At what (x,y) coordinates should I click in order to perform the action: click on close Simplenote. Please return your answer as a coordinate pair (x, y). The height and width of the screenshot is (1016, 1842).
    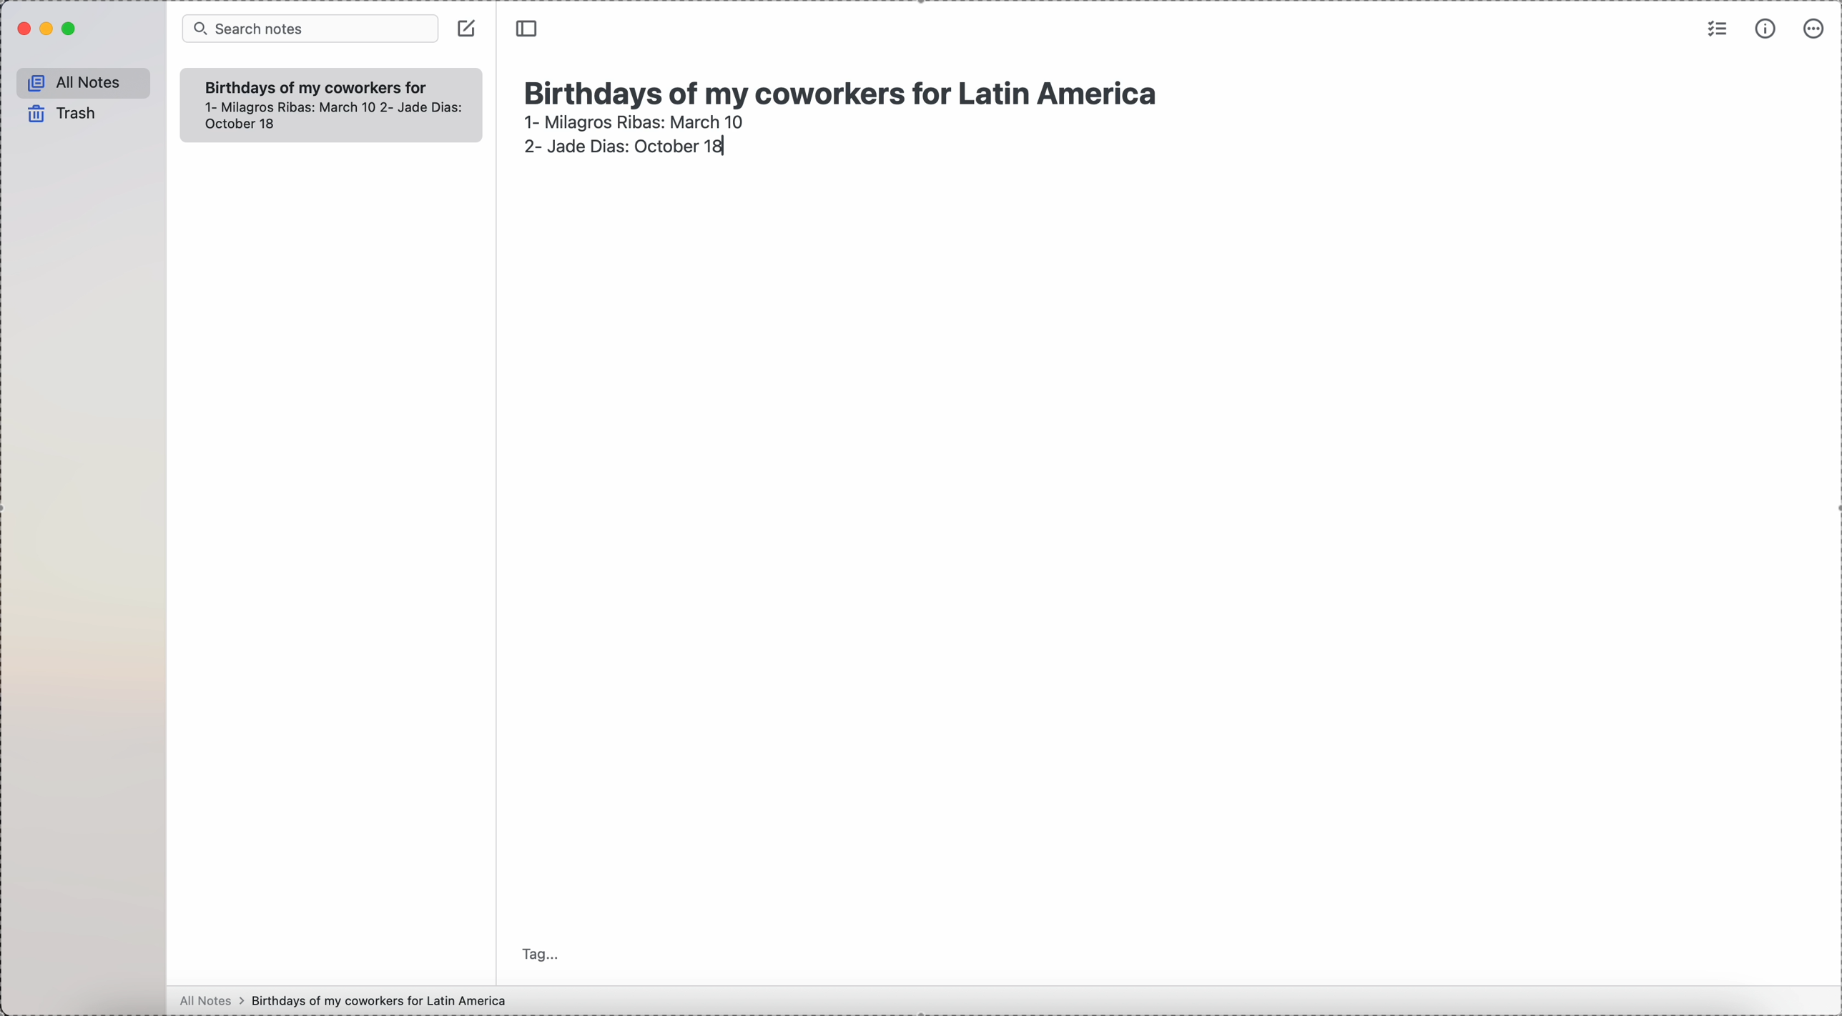
    Looking at the image, I should click on (22, 29).